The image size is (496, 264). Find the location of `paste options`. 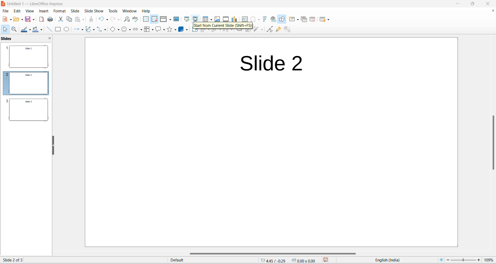

paste options is located at coordinates (84, 19).